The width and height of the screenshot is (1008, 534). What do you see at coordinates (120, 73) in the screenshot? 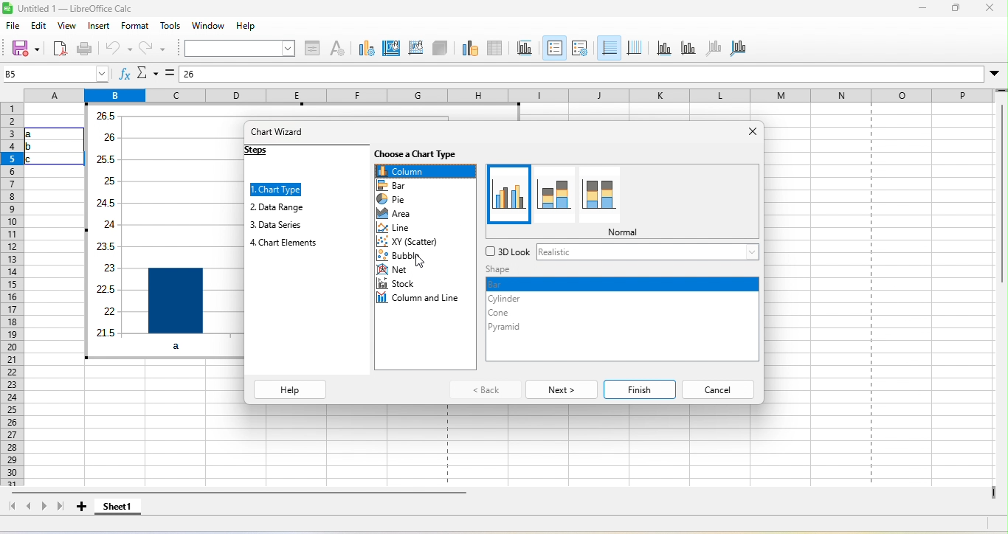
I see `function wizard` at bounding box center [120, 73].